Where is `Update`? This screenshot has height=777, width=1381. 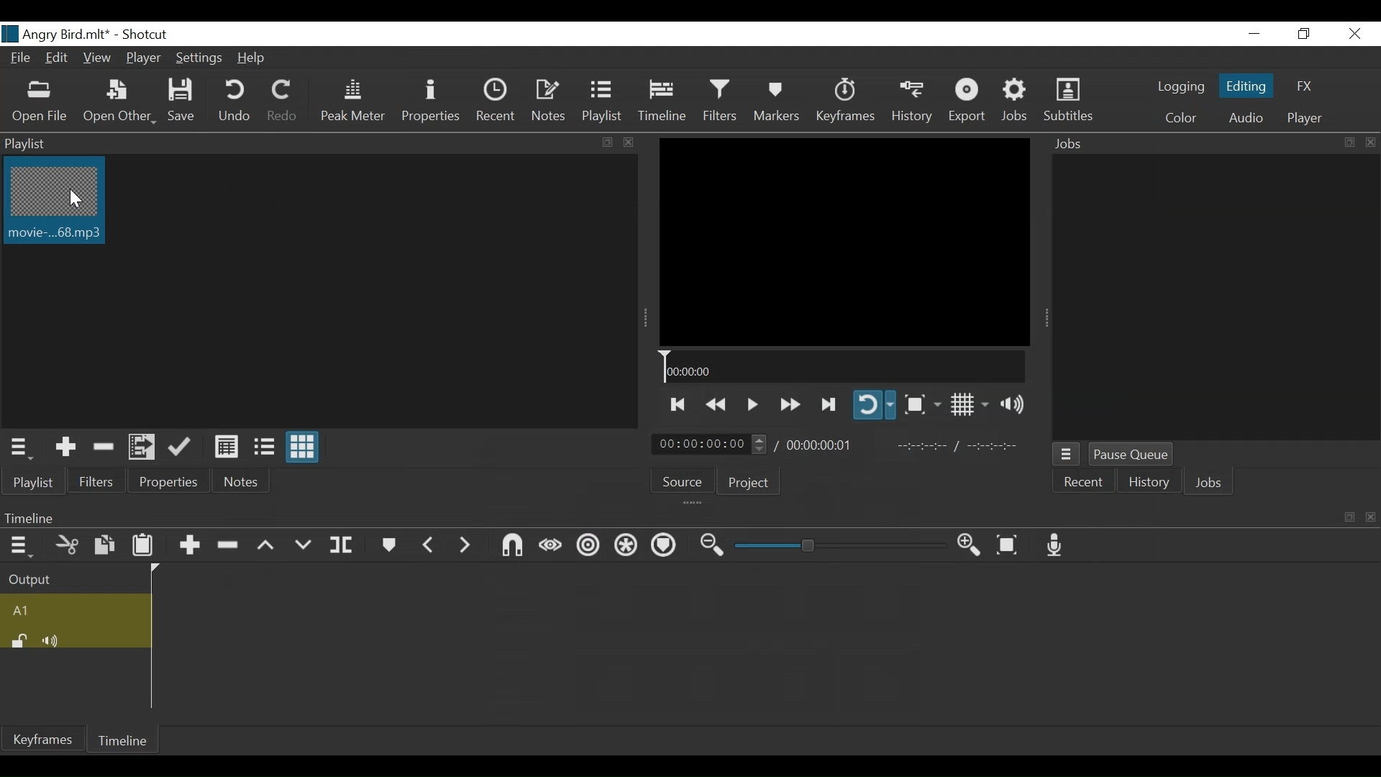
Update is located at coordinates (182, 448).